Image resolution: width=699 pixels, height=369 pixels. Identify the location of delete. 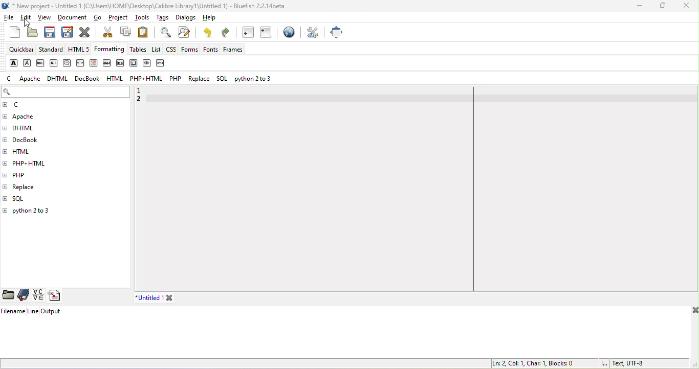
(107, 63).